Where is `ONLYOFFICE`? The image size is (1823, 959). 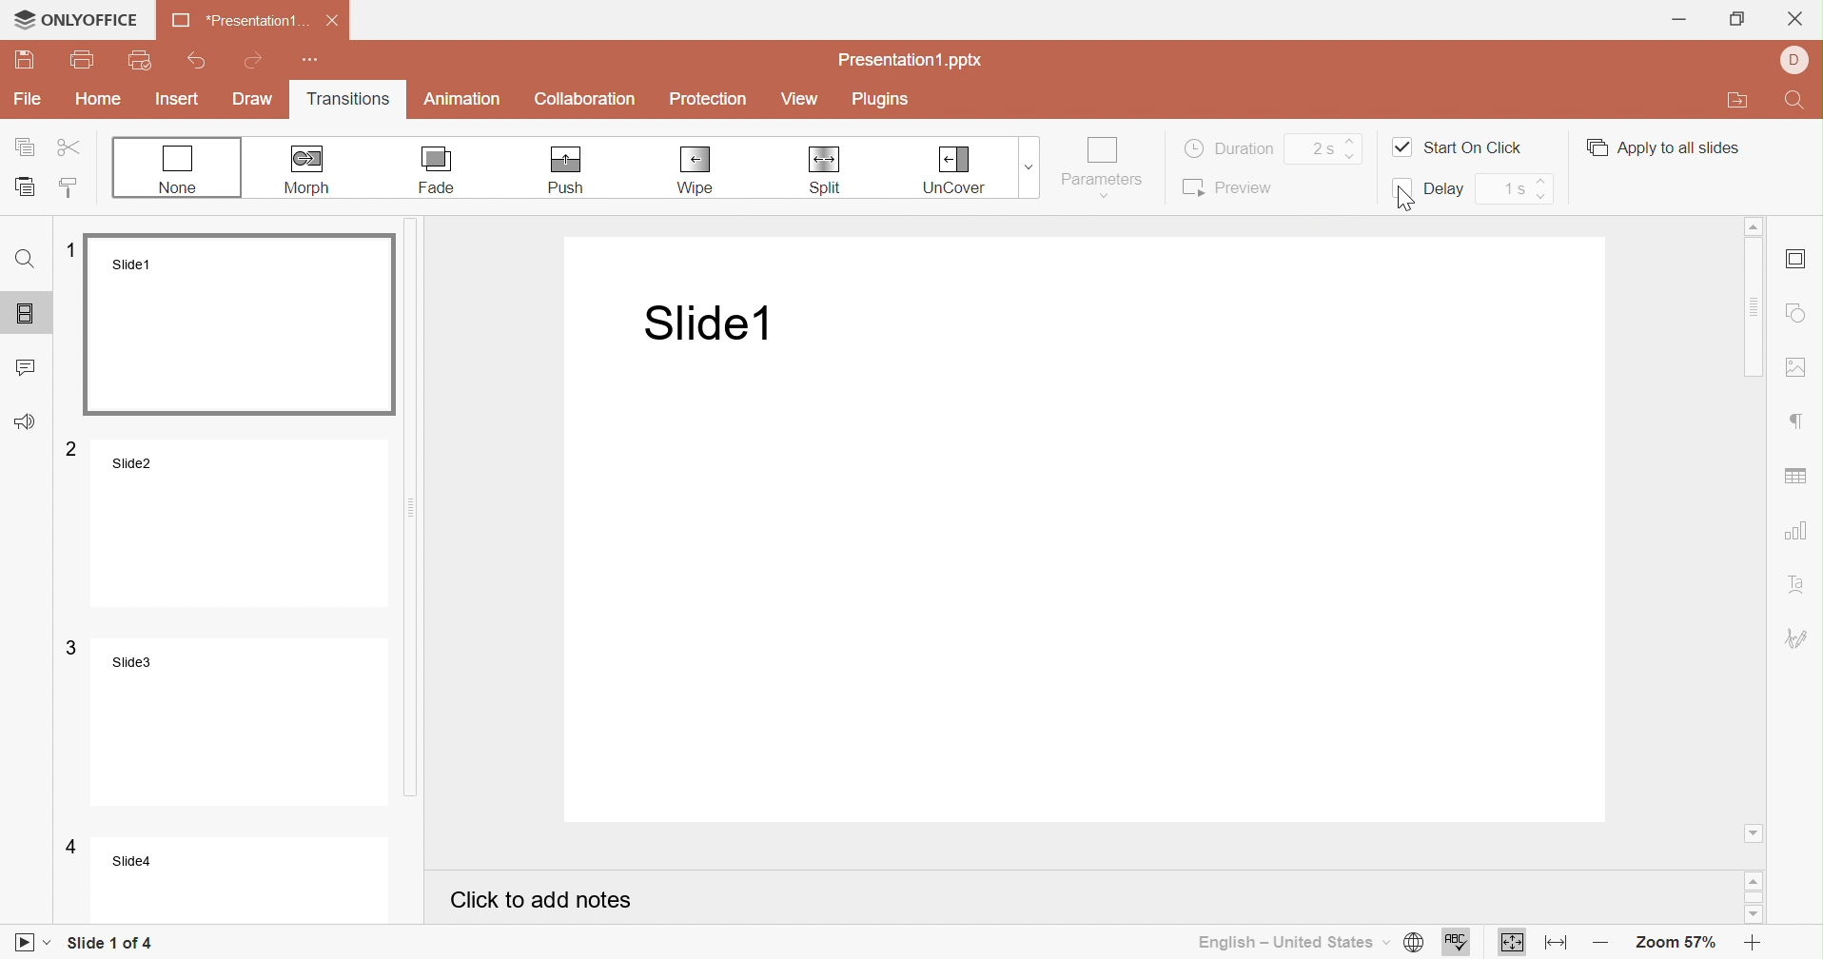
ONLYOFFICE is located at coordinates (75, 19).